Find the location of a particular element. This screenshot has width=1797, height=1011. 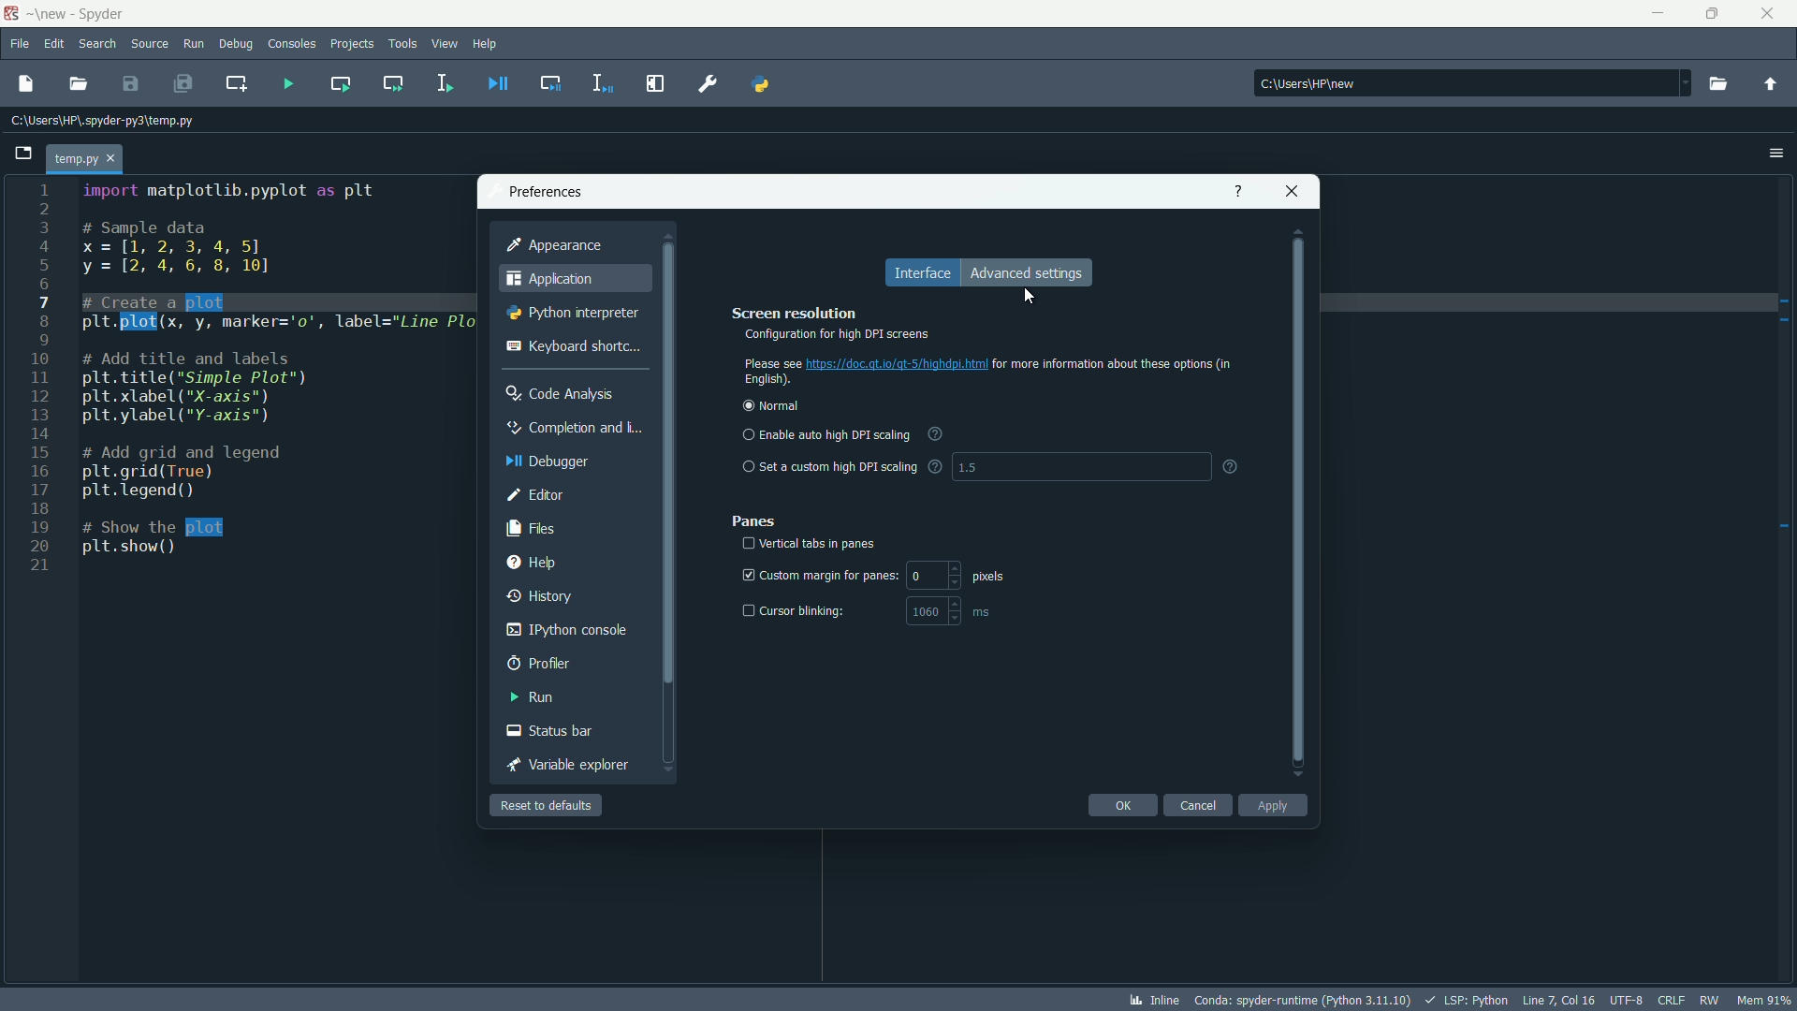

help is located at coordinates (486, 44).